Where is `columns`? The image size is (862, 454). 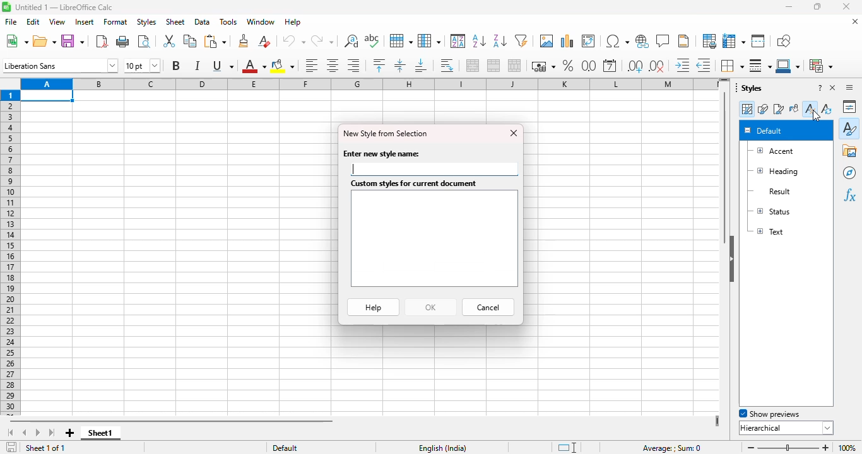 columns is located at coordinates (367, 84).